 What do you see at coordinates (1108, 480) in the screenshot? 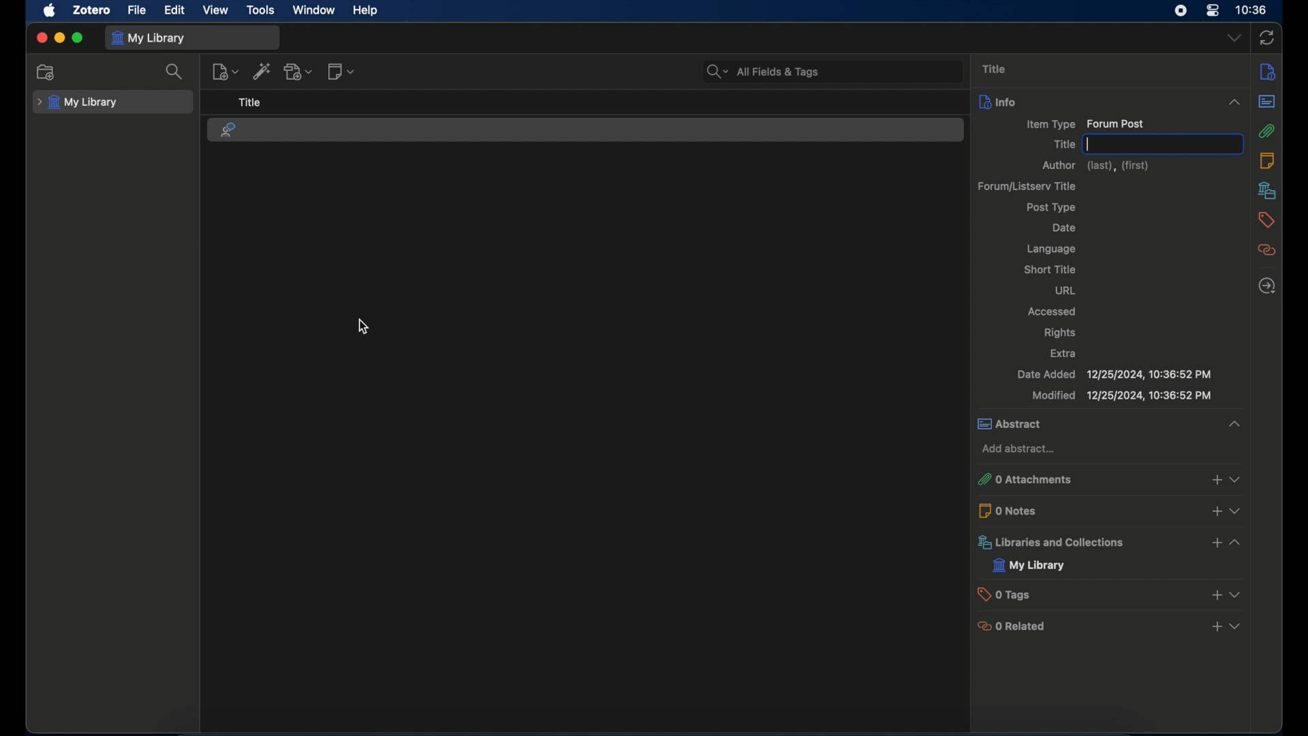
I see `0 attachments` at bounding box center [1108, 480].